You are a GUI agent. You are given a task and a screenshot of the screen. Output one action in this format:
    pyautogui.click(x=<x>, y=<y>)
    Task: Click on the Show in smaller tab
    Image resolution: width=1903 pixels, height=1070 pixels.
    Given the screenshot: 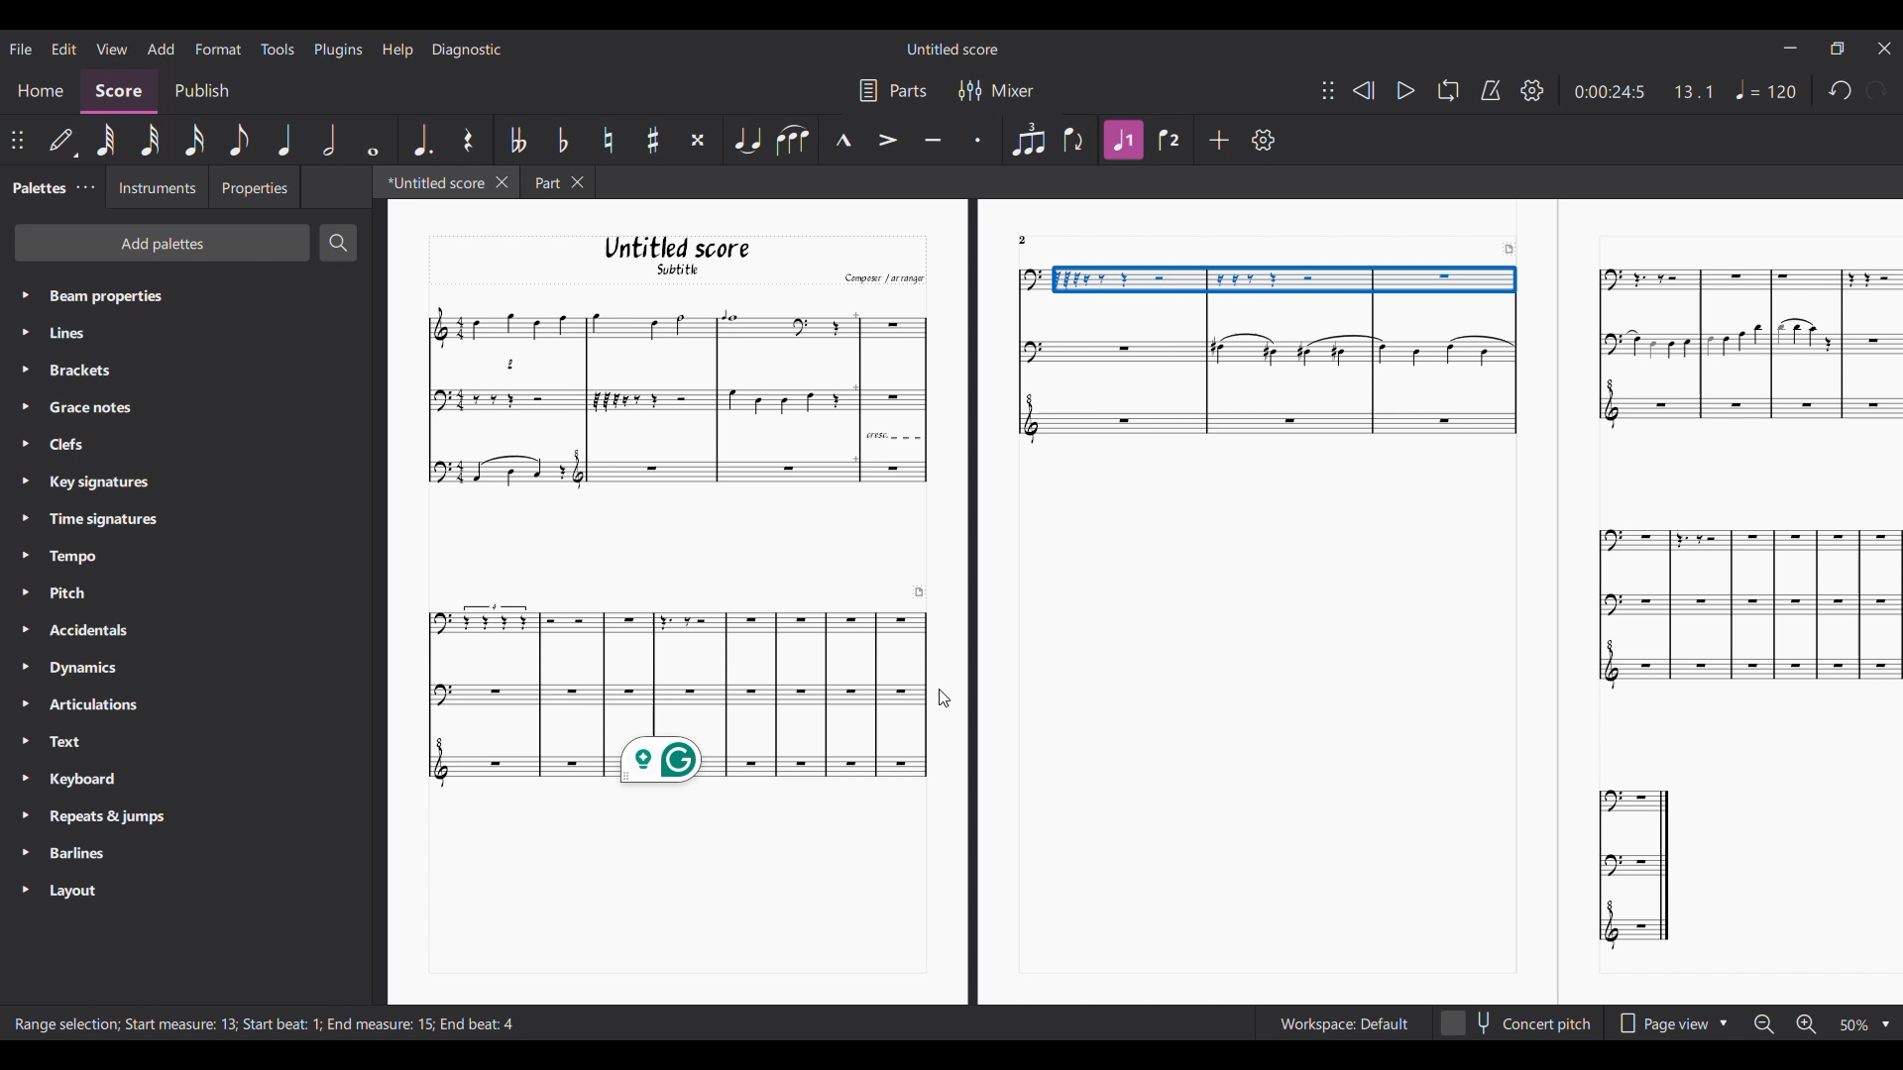 What is the action you would take?
    pyautogui.click(x=1837, y=49)
    